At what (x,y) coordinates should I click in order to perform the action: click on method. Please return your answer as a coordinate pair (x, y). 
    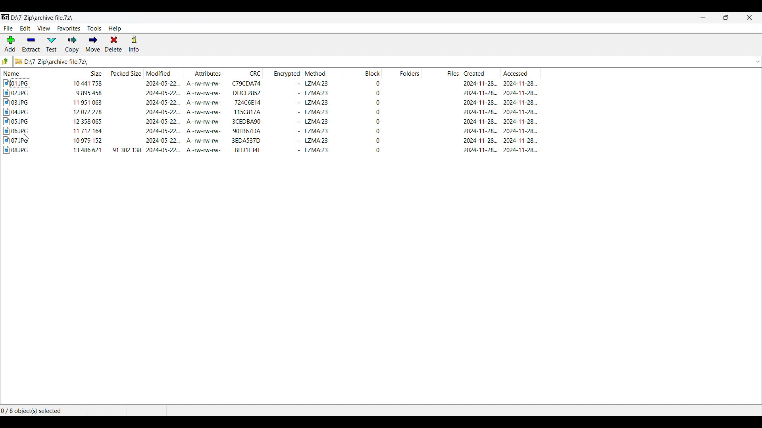
    Looking at the image, I should click on (316, 150).